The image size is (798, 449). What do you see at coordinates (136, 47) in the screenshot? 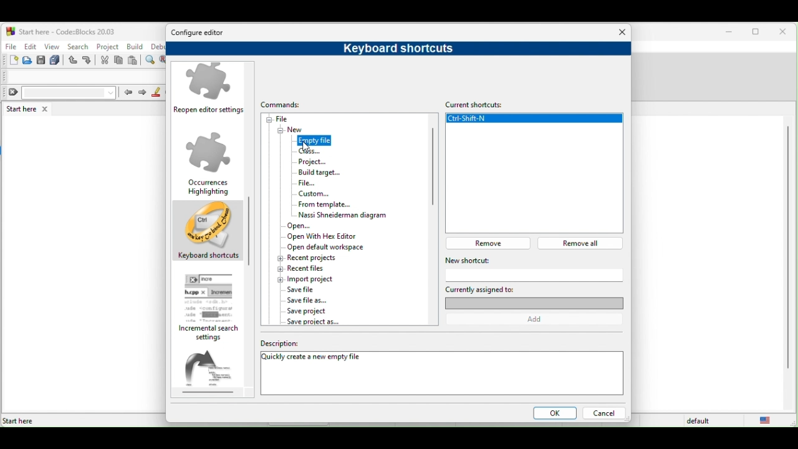
I see `build` at bounding box center [136, 47].